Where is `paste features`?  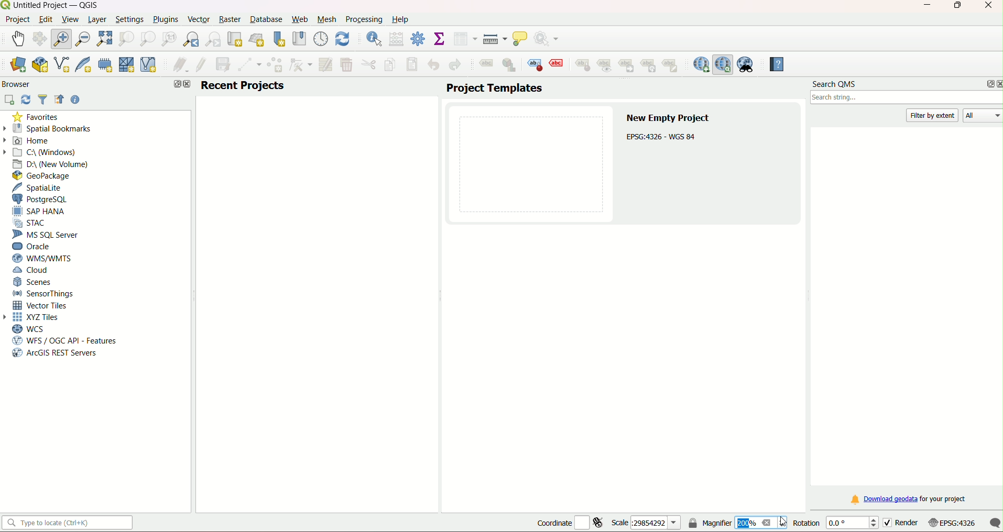 paste features is located at coordinates (411, 64).